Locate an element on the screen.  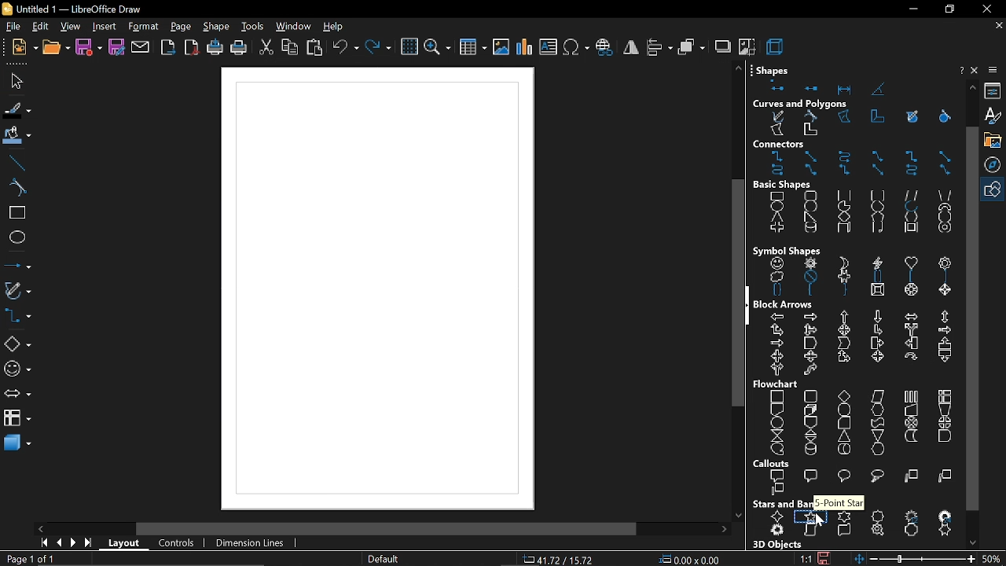
block arrows is located at coordinates (860, 343).